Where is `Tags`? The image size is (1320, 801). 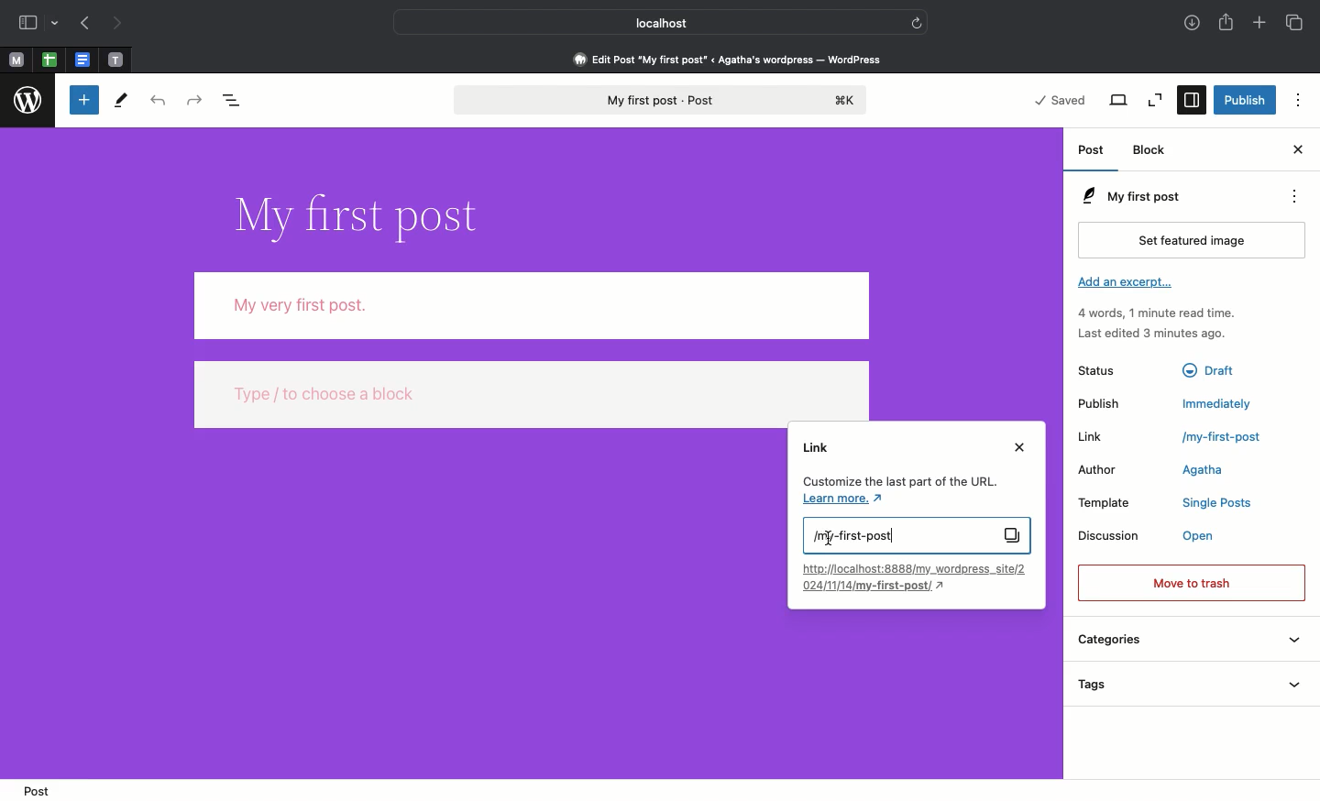
Tags is located at coordinates (1194, 682).